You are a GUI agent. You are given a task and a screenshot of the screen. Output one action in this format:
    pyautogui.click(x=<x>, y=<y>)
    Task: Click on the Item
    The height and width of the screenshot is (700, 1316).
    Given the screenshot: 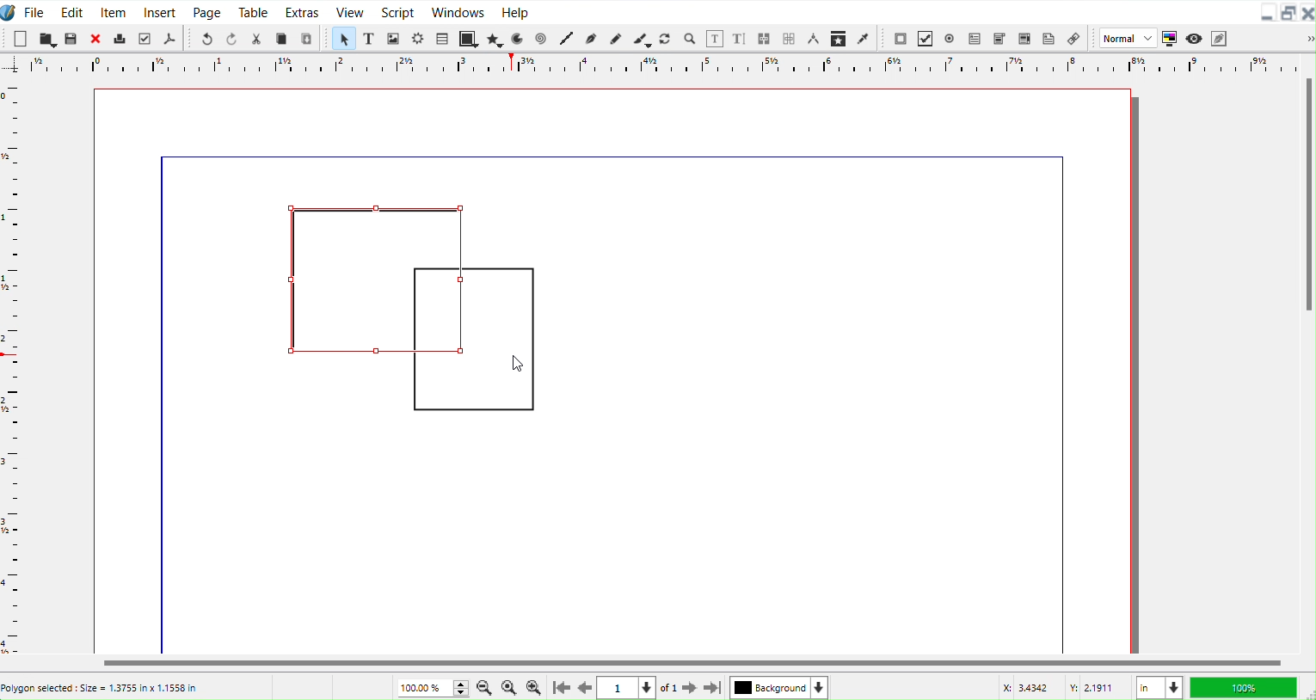 What is the action you would take?
    pyautogui.click(x=113, y=10)
    